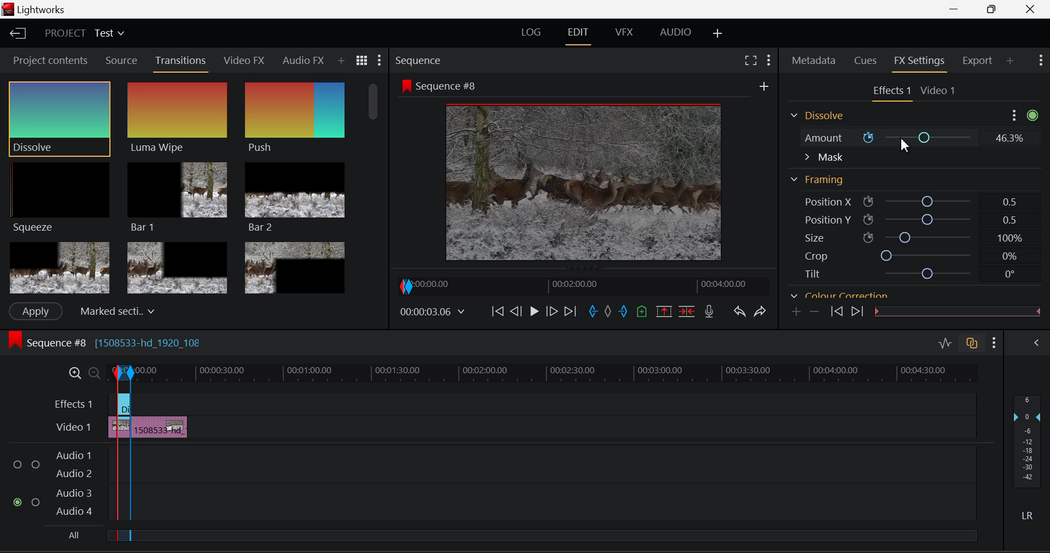 This screenshot has height=553, width=1050. What do you see at coordinates (296, 266) in the screenshot?
I see `Box 3` at bounding box center [296, 266].